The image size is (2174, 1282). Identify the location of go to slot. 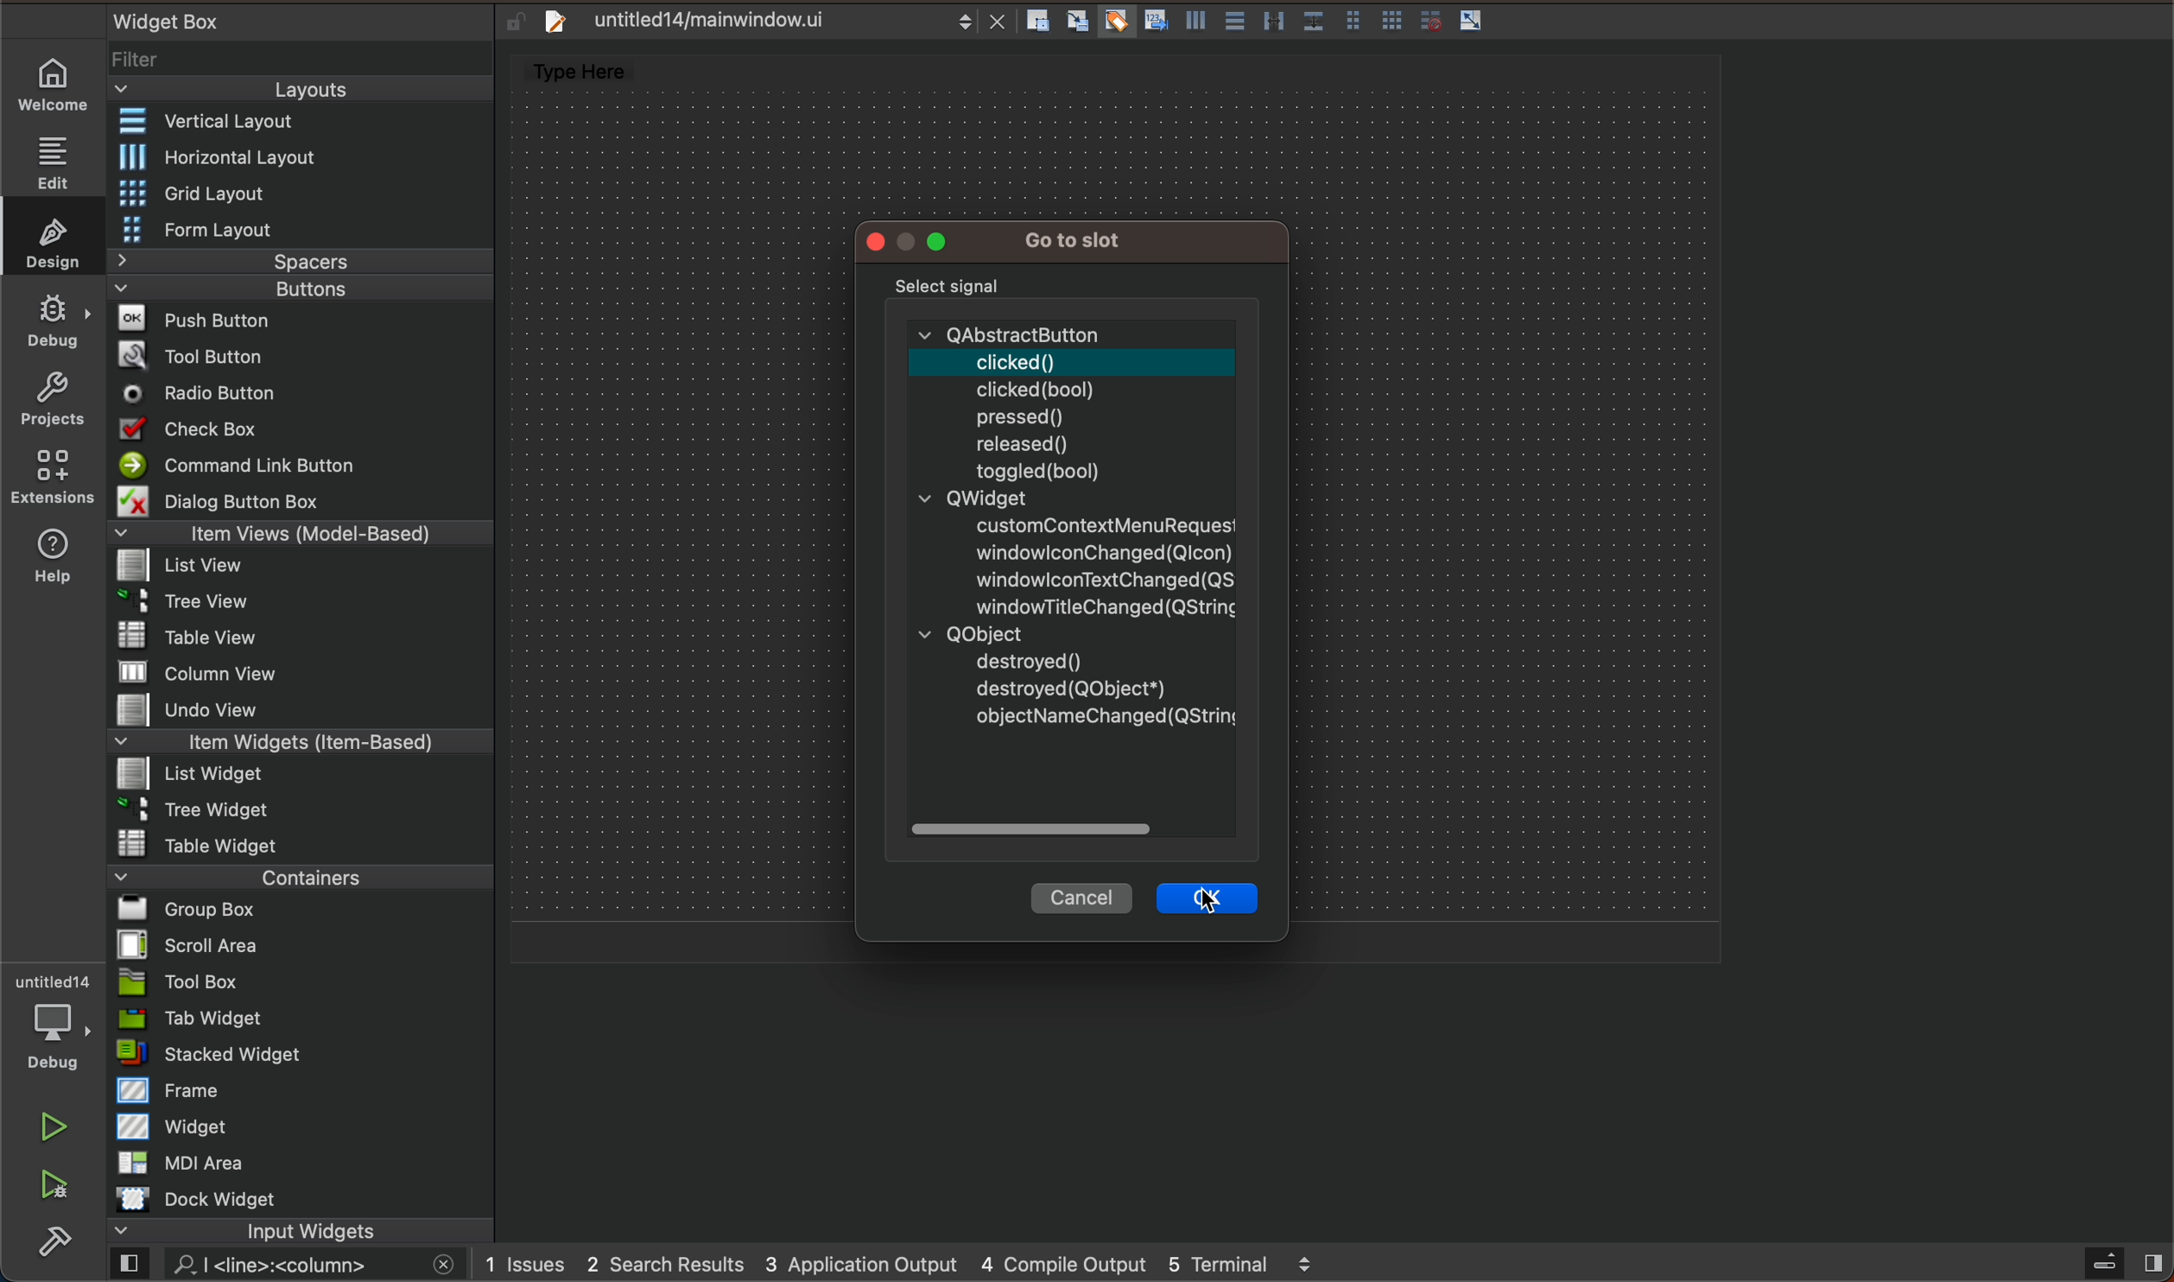
(1095, 235).